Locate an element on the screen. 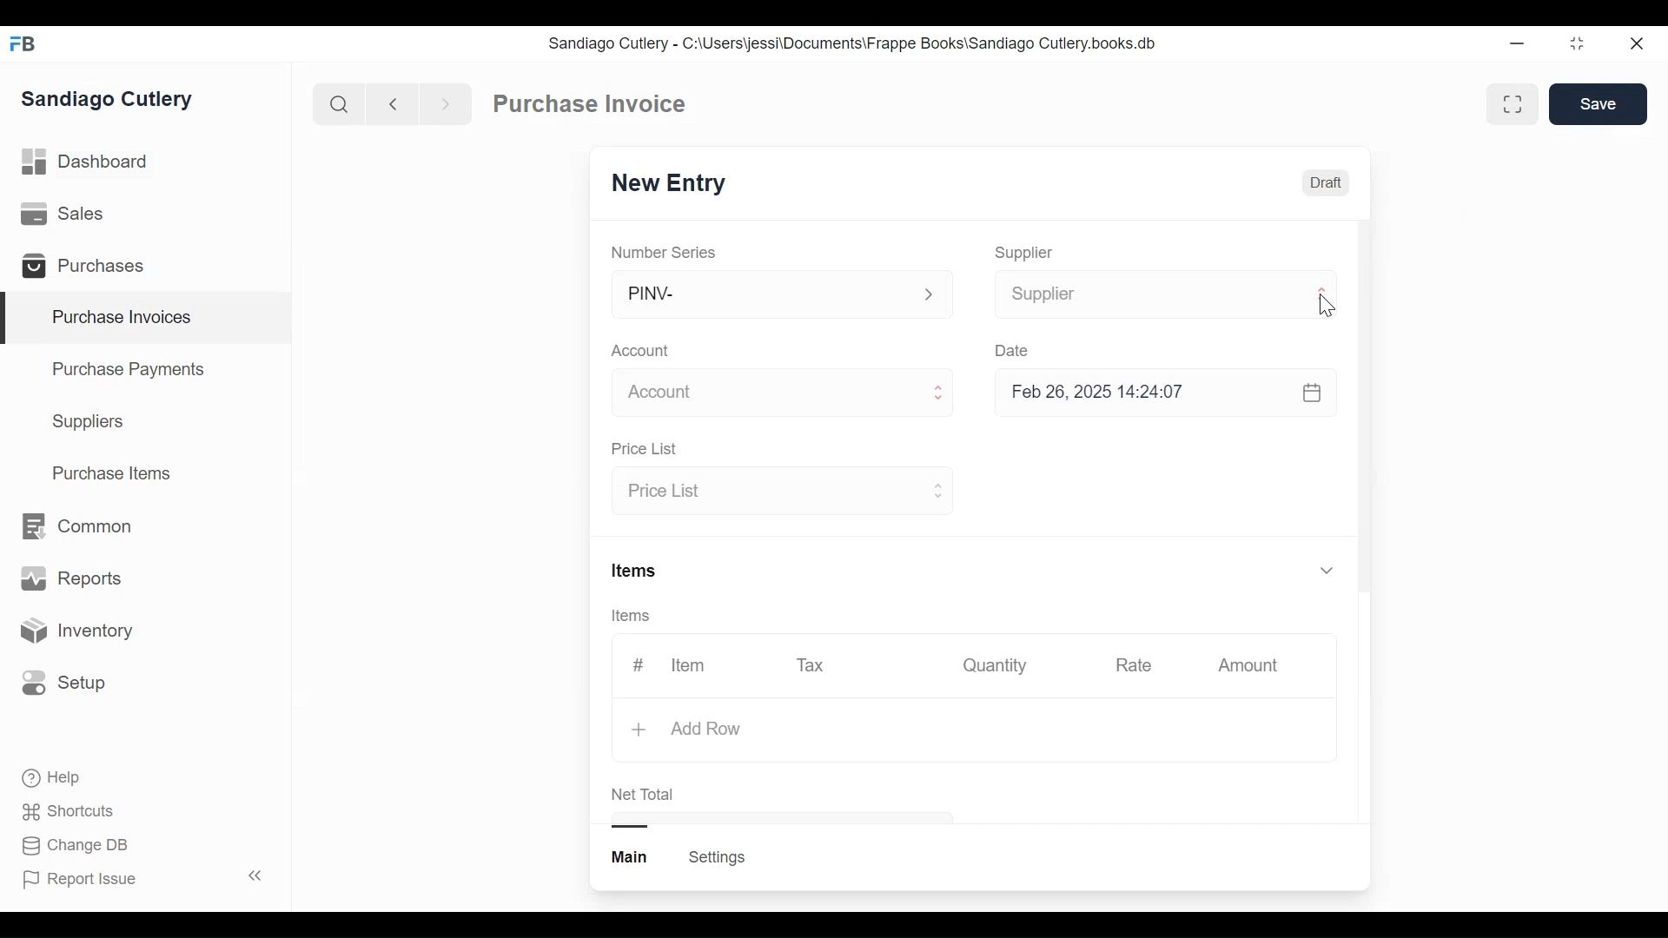 This screenshot has width=1668, height=938. Account is located at coordinates (644, 353).